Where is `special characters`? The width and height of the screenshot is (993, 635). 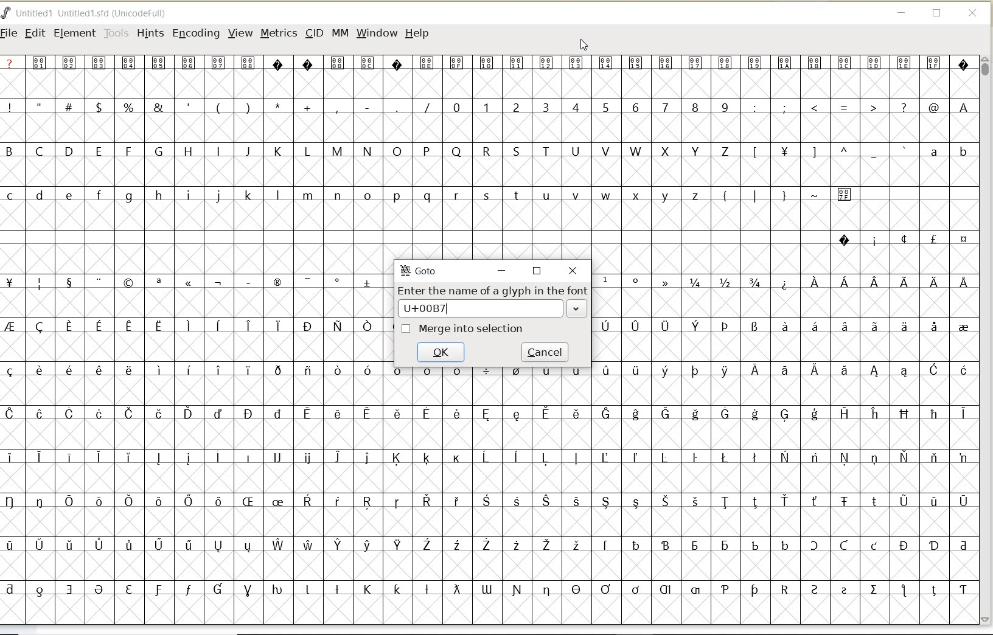
special characters is located at coordinates (197, 316).